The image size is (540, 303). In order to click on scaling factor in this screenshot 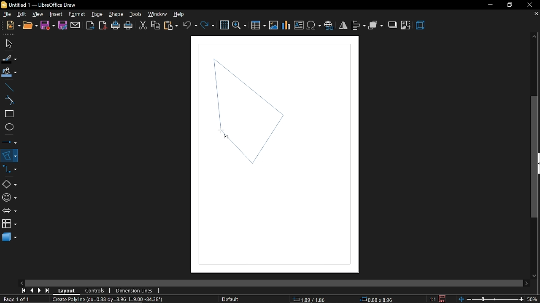, I will do `click(435, 299)`.